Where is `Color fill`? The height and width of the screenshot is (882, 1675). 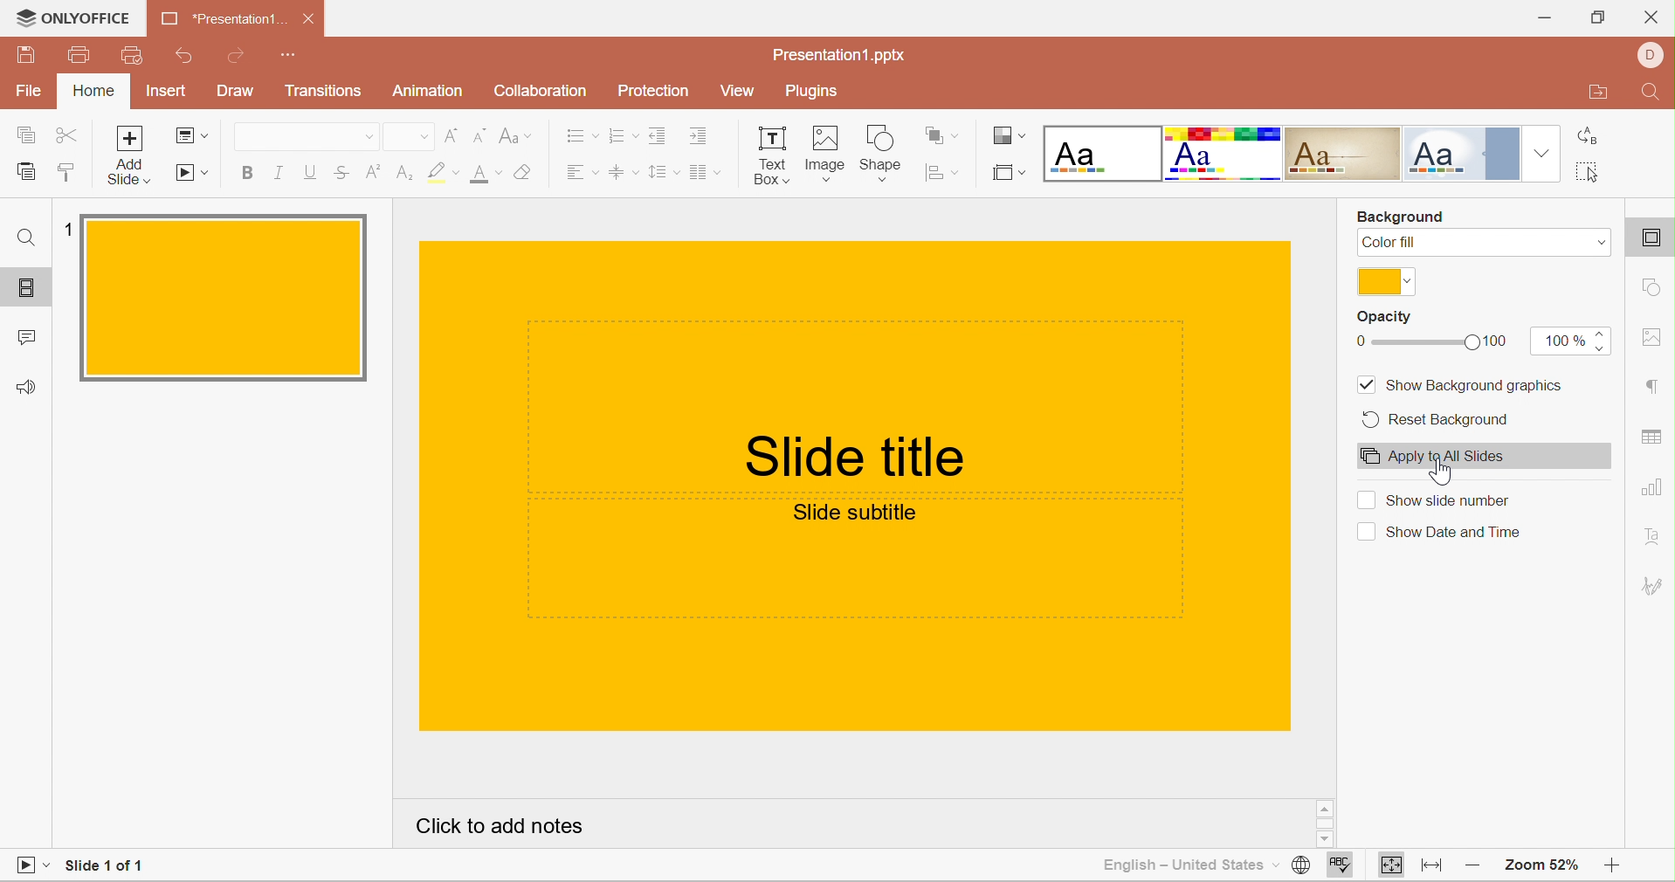 Color fill is located at coordinates (1391, 245).